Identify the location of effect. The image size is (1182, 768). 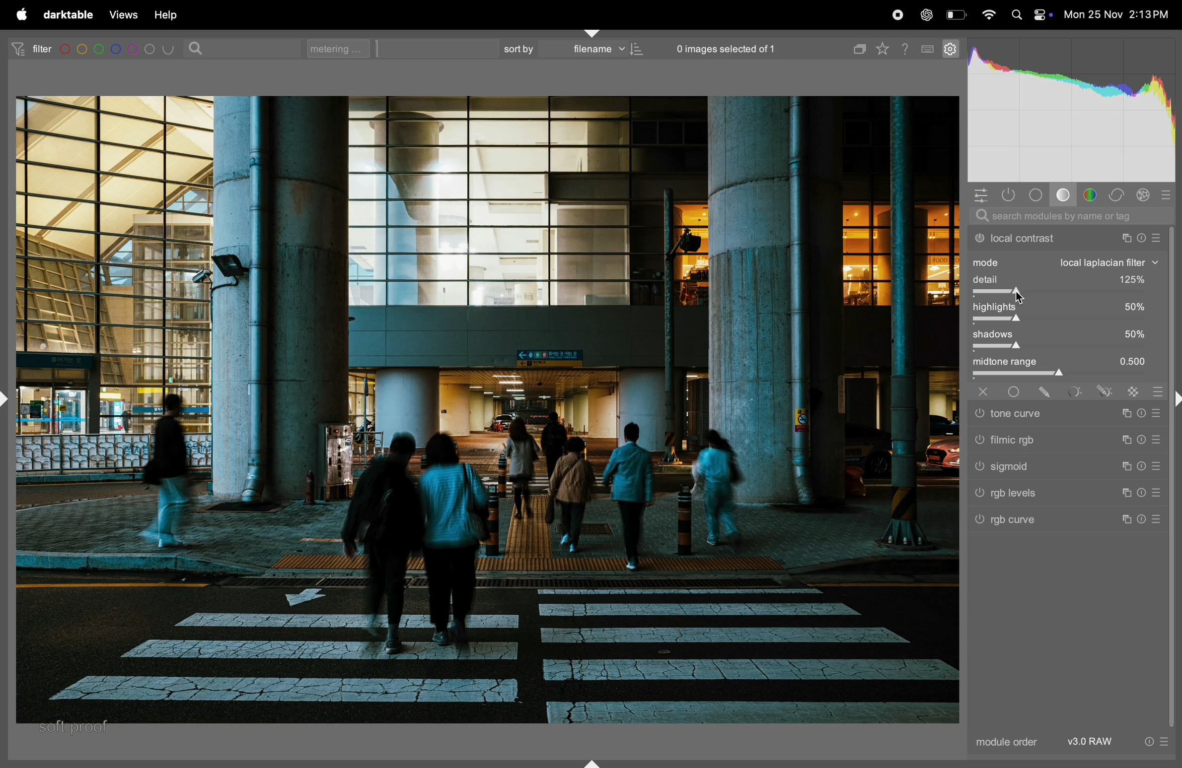
(1143, 194).